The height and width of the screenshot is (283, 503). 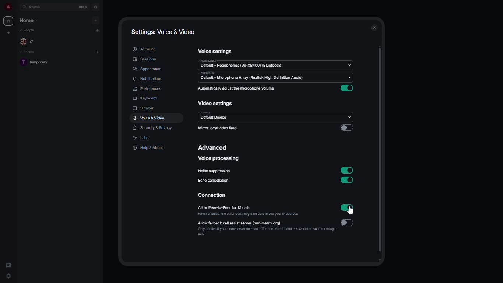 I want to click on rooms, so click(x=28, y=52).